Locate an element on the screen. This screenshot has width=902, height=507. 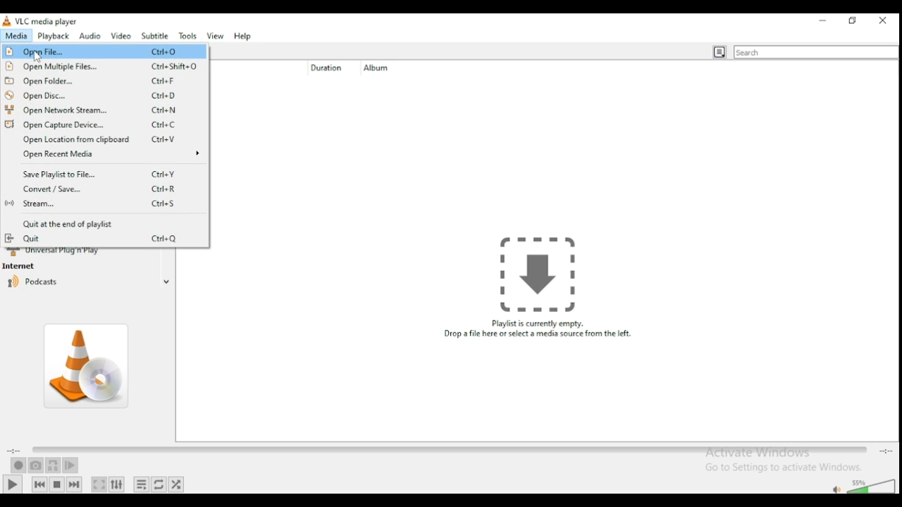
open recent media is located at coordinates (105, 154).